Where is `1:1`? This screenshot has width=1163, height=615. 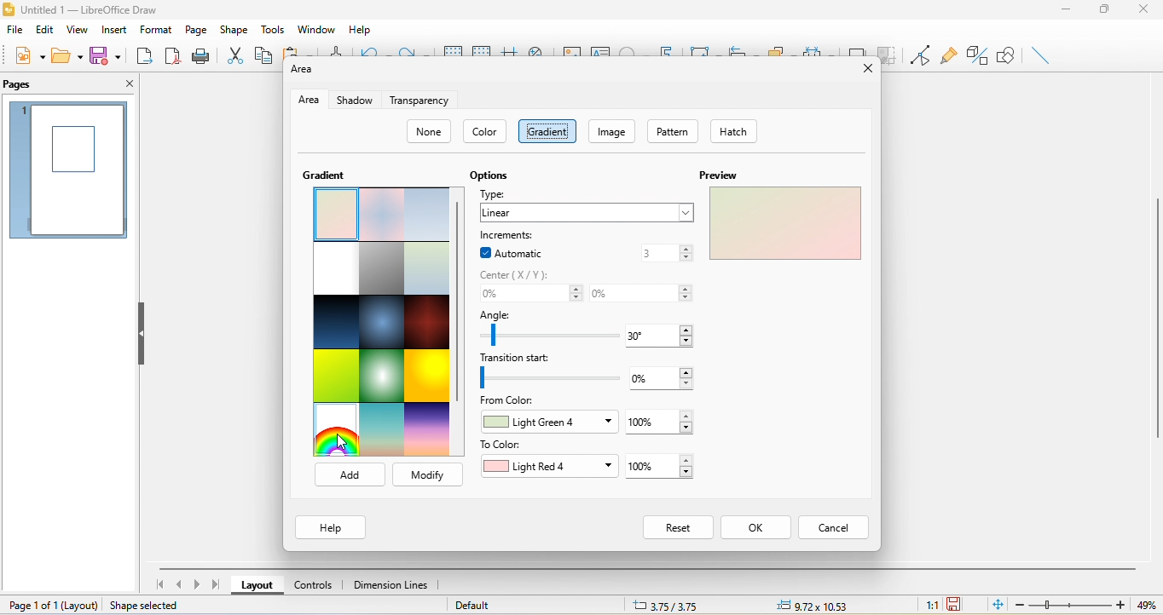
1:1 is located at coordinates (930, 606).